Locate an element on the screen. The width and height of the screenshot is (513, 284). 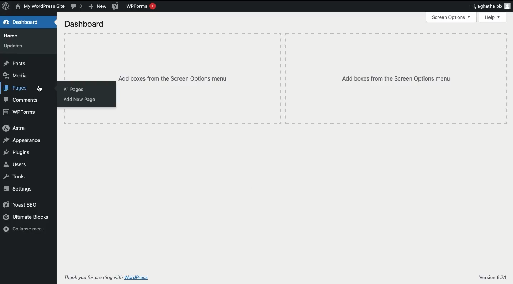
Posts is located at coordinates (15, 64).